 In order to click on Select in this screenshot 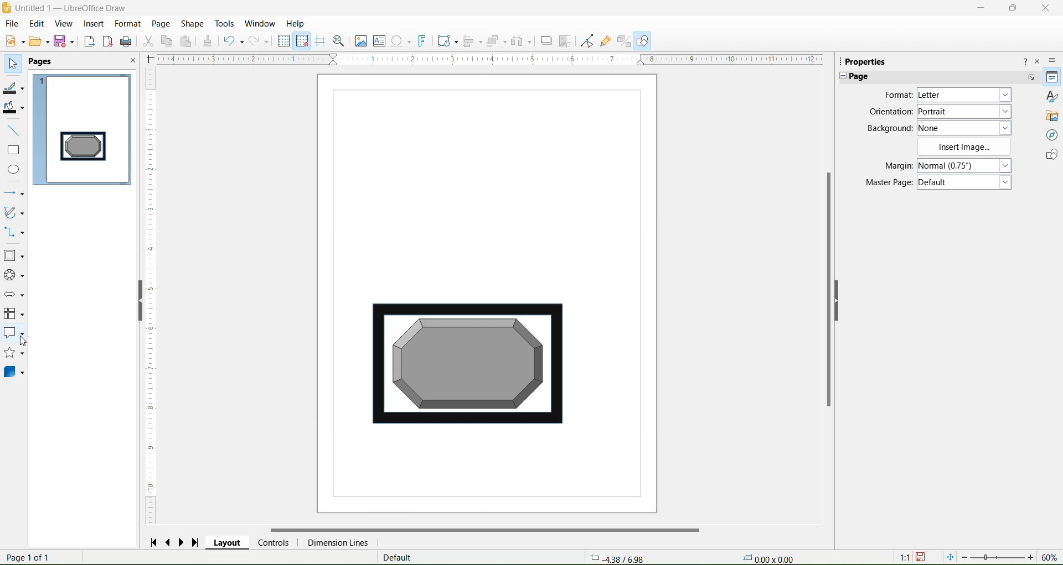, I will do `click(13, 64)`.